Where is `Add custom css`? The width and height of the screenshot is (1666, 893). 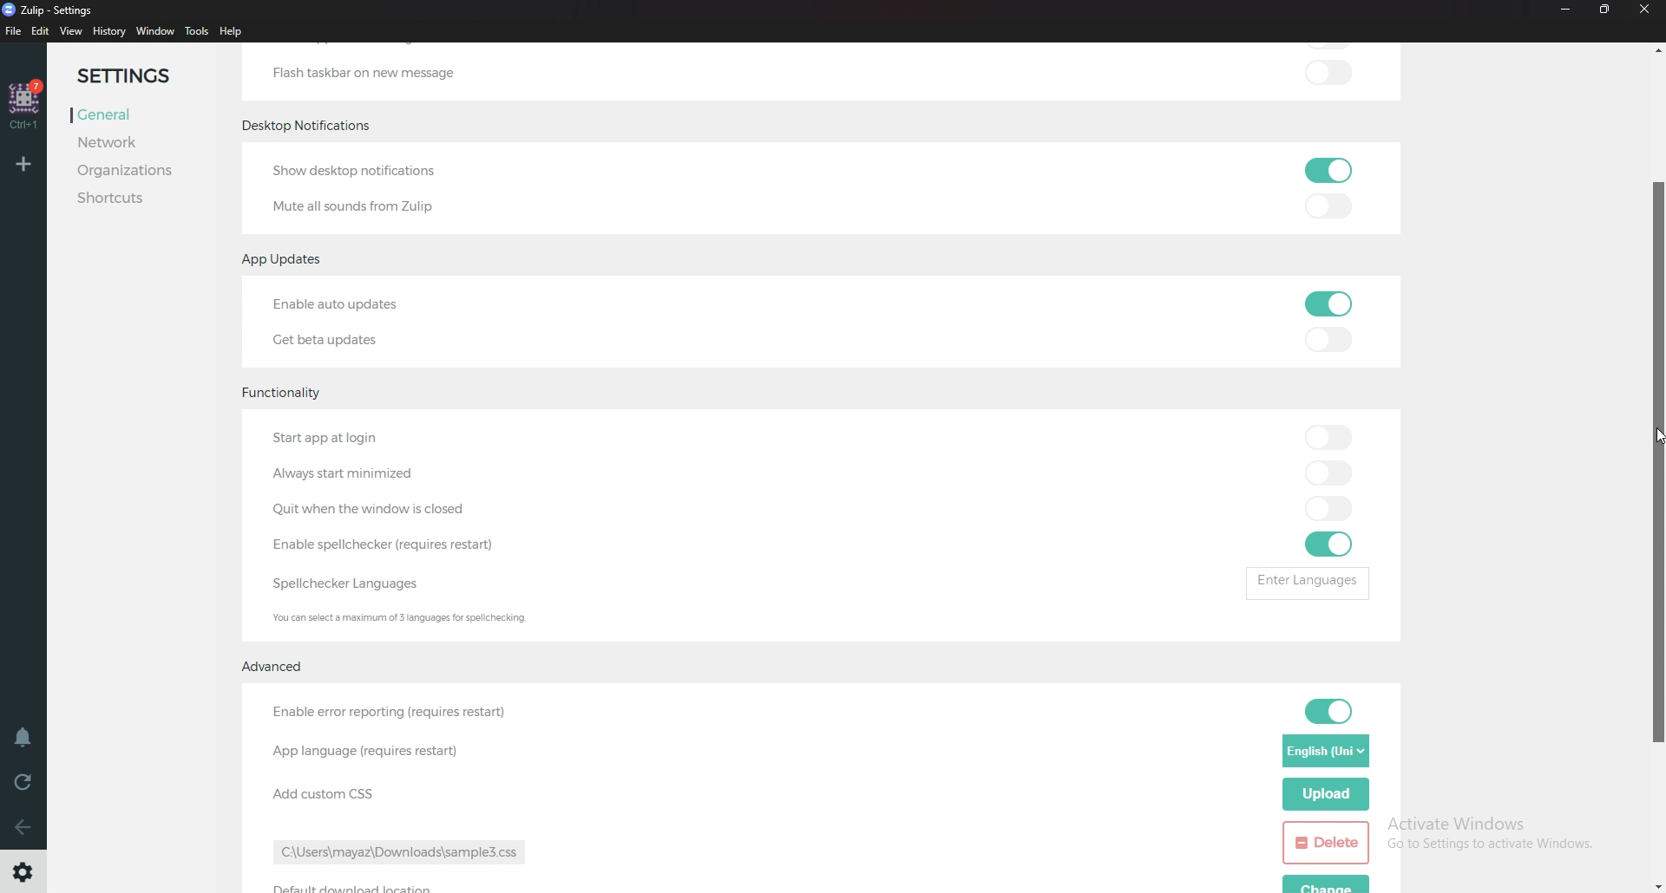 Add custom css is located at coordinates (320, 796).